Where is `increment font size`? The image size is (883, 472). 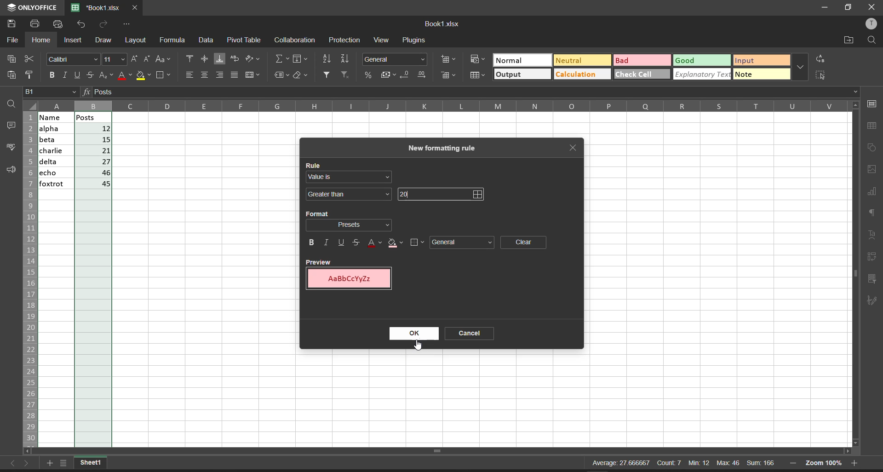
increment font size is located at coordinates (134, 55).